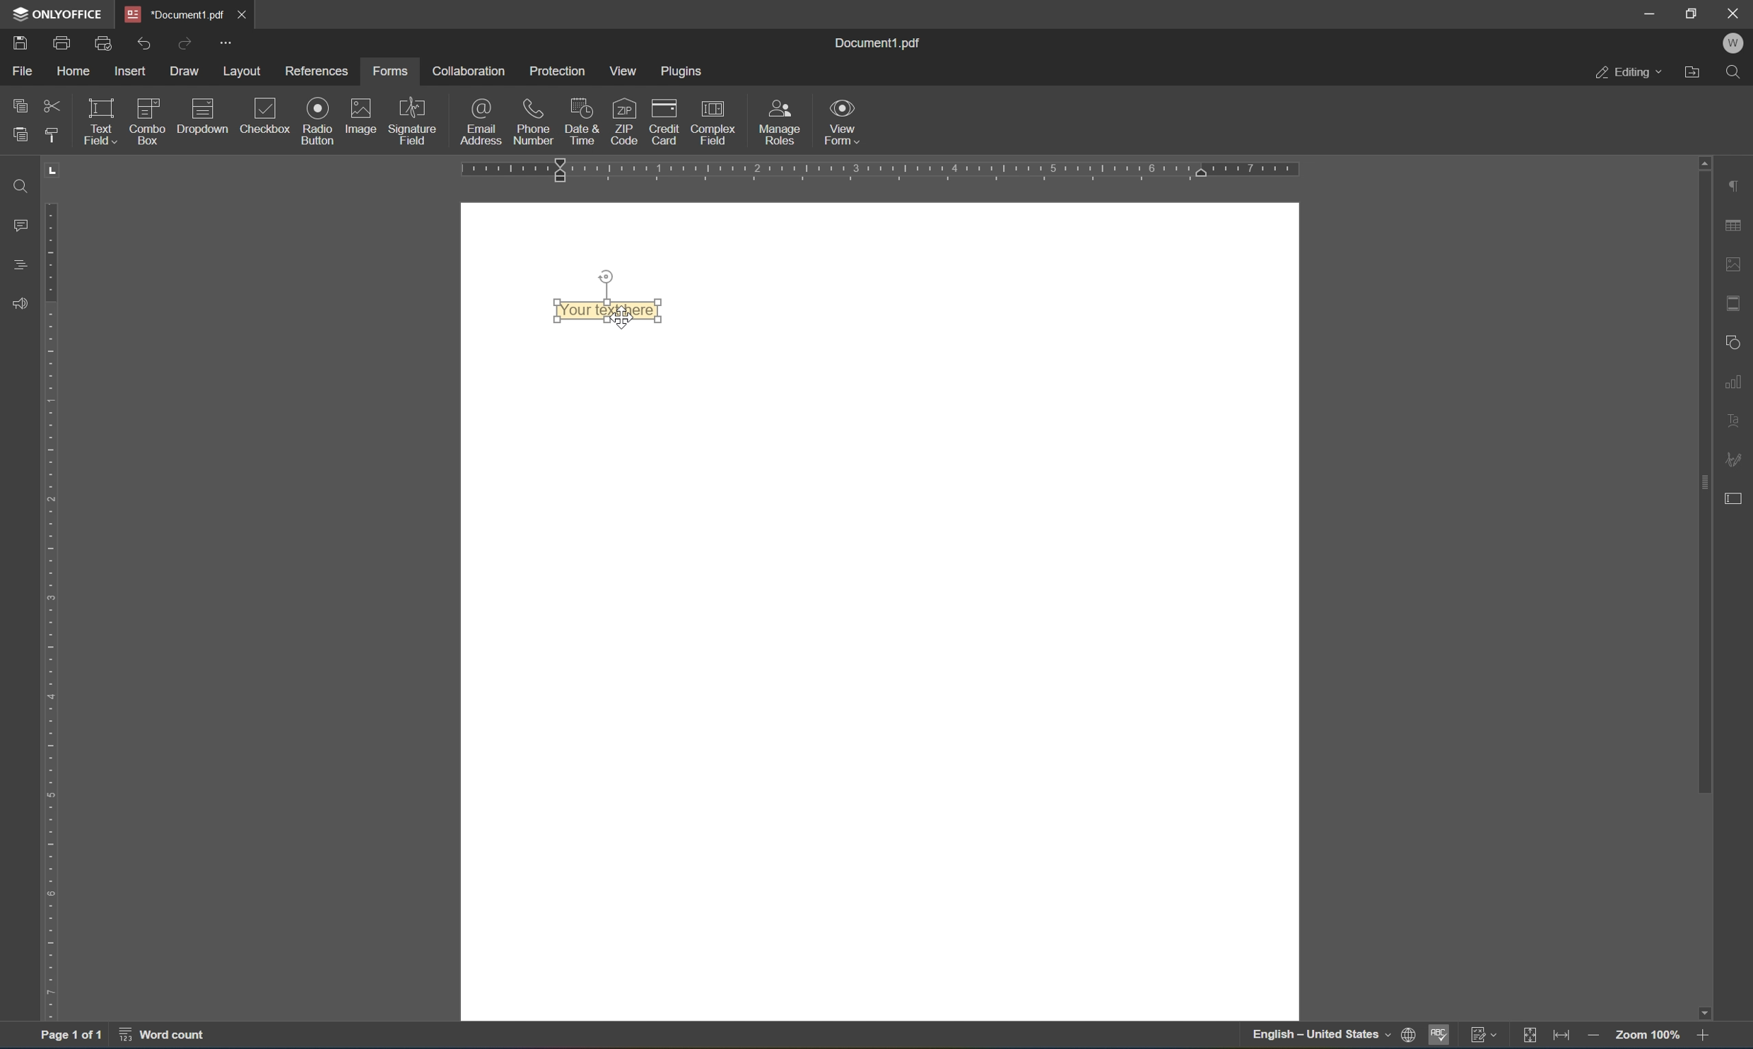 The height and width of the screenshot is (1049, 1753). What do you see at coordinates (1649, 15) in the screenshot?
I see `minimize` at bounding box center [1649, 15].